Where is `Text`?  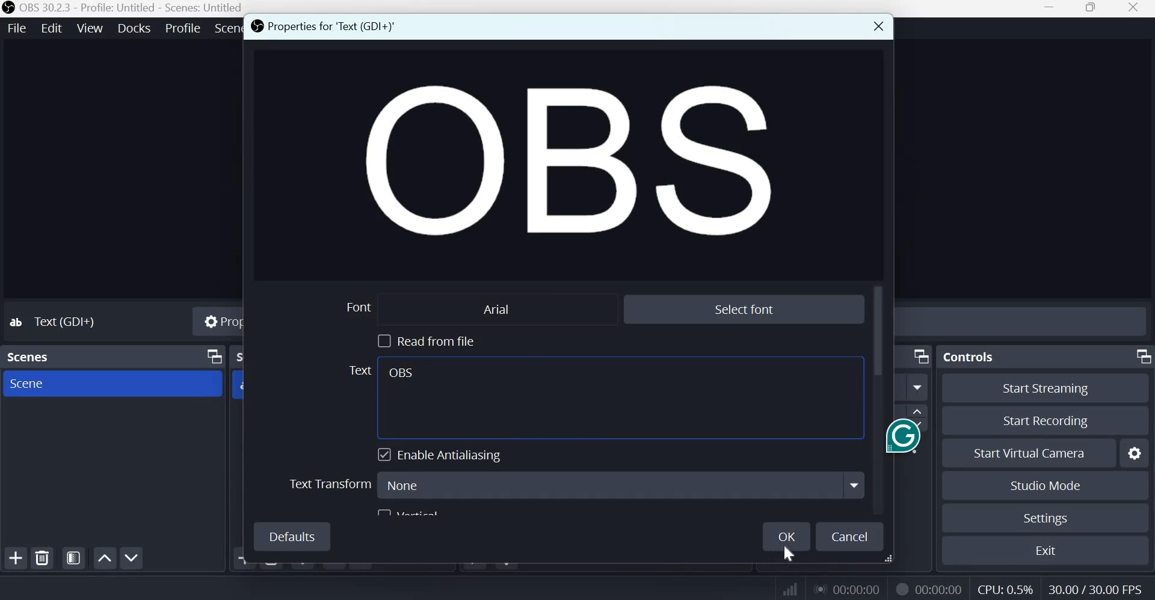
Text is located at coordinates (357, 371).